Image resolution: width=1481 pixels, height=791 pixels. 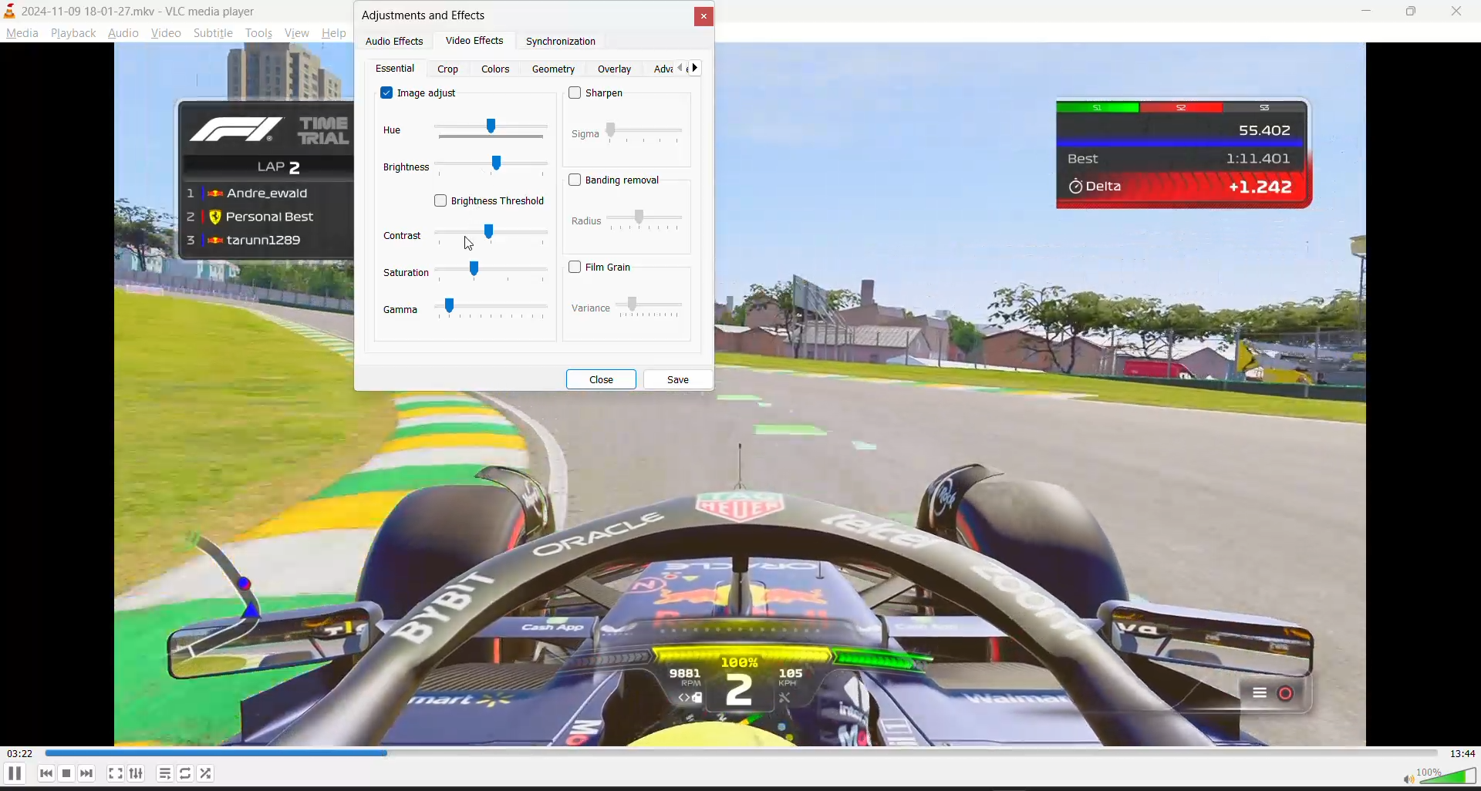 What do you see at coordinates (703, 16) in the screenshot?
I see `close` at bounding box center [703, 16].